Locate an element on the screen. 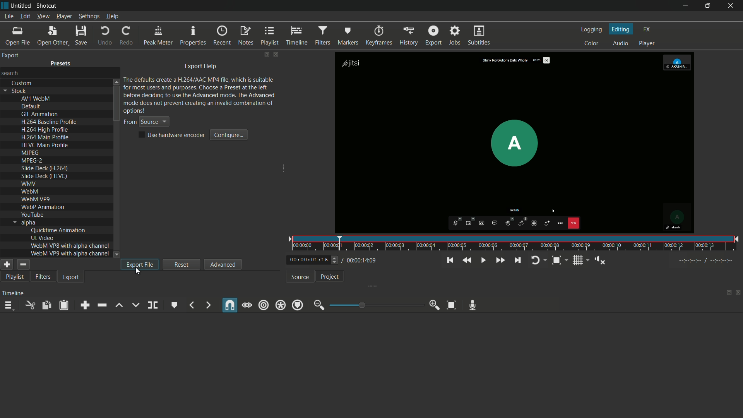 The height and width of the screenshot is (418, 743). zoom out is located at coordinates (317, 305).